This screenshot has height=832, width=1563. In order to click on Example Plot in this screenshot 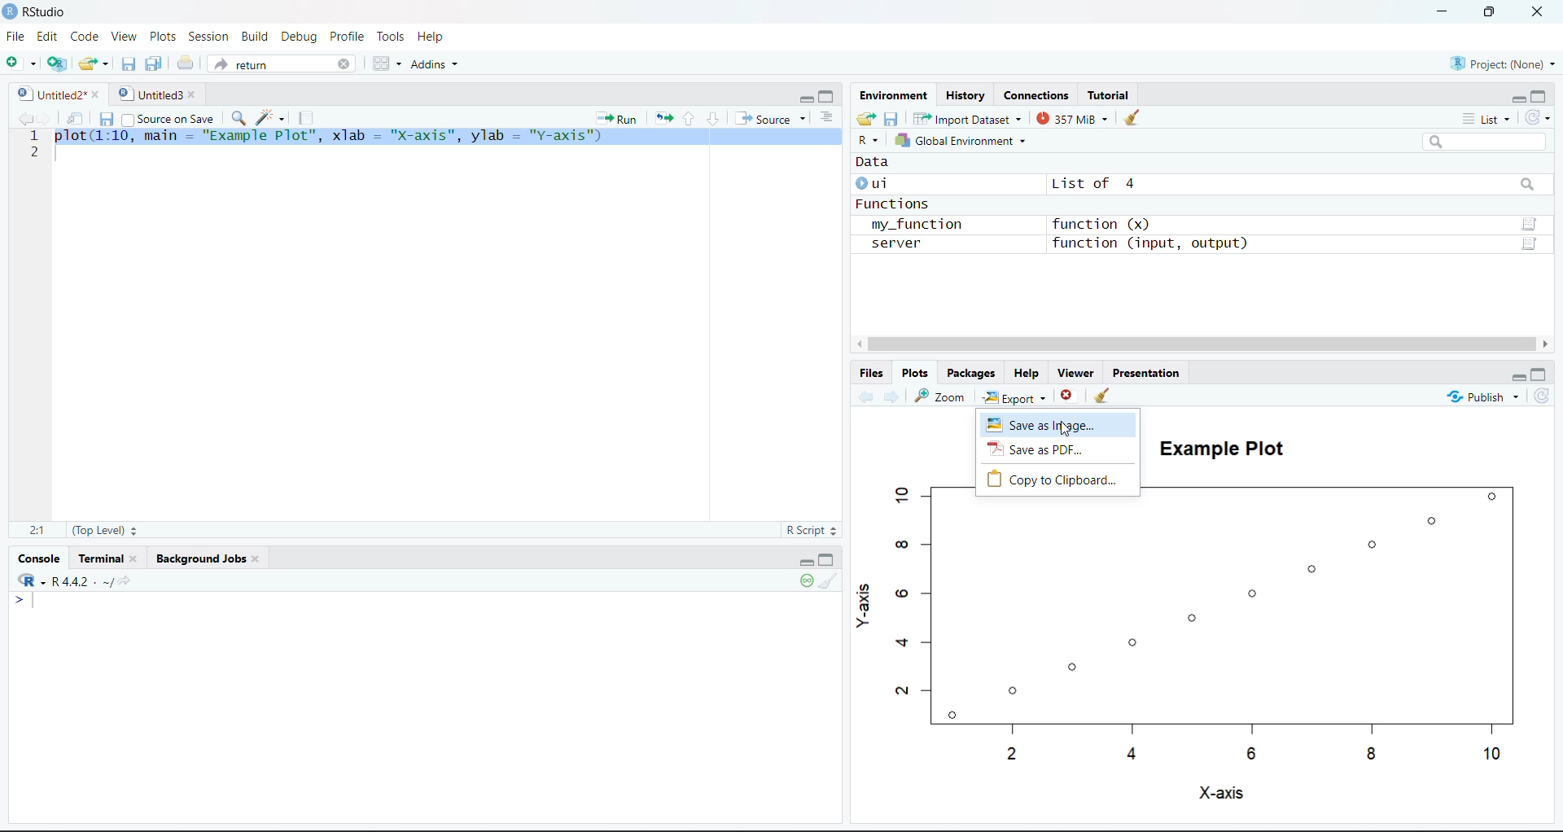, I will do `click(1216, 445)`.